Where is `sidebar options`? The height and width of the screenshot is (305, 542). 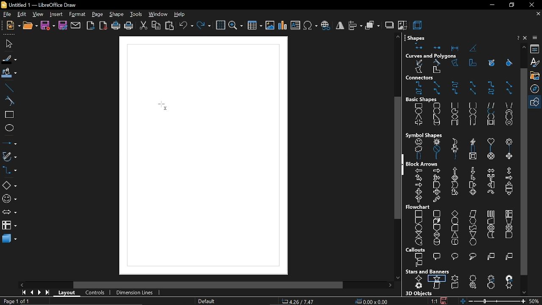
sidebar options is located at coordinates (536, 38).